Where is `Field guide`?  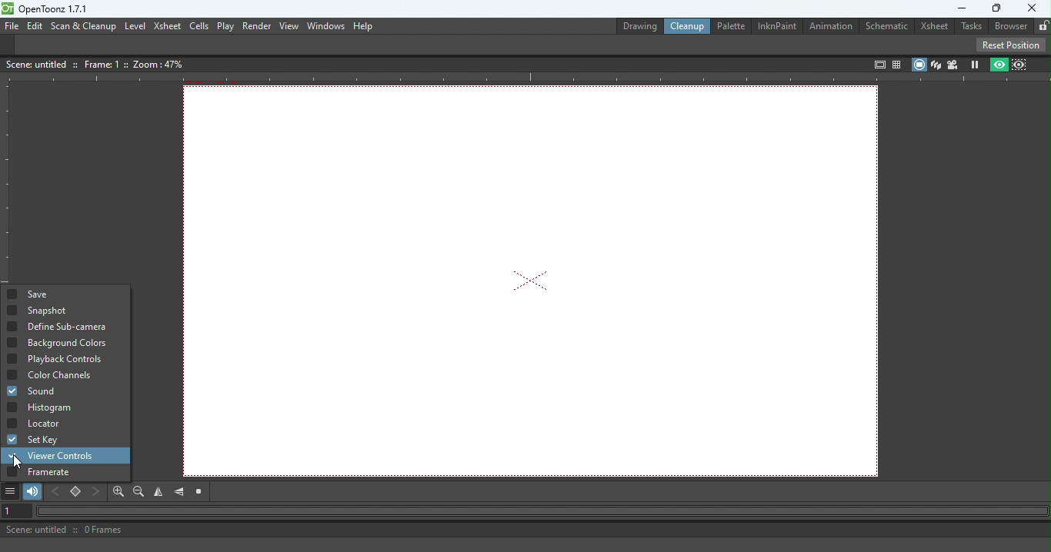 Field guide is located at coordinates (899, 62).